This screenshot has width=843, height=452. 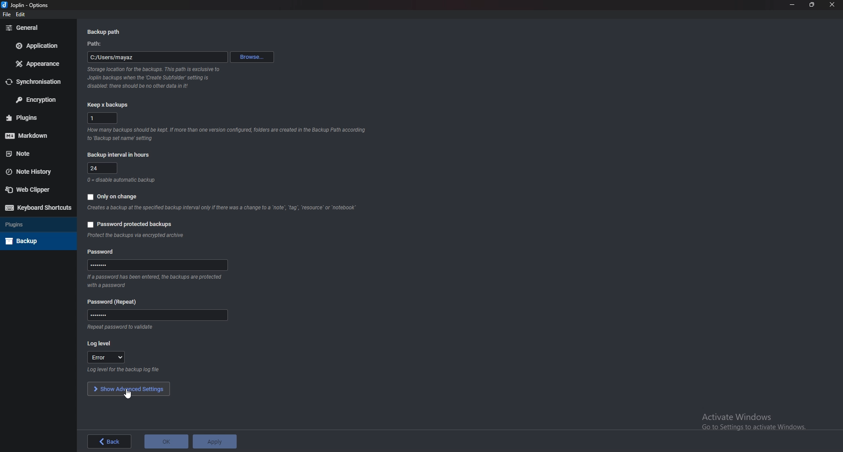 I want to click on Show advanced settings, so click(x=130, y=388).